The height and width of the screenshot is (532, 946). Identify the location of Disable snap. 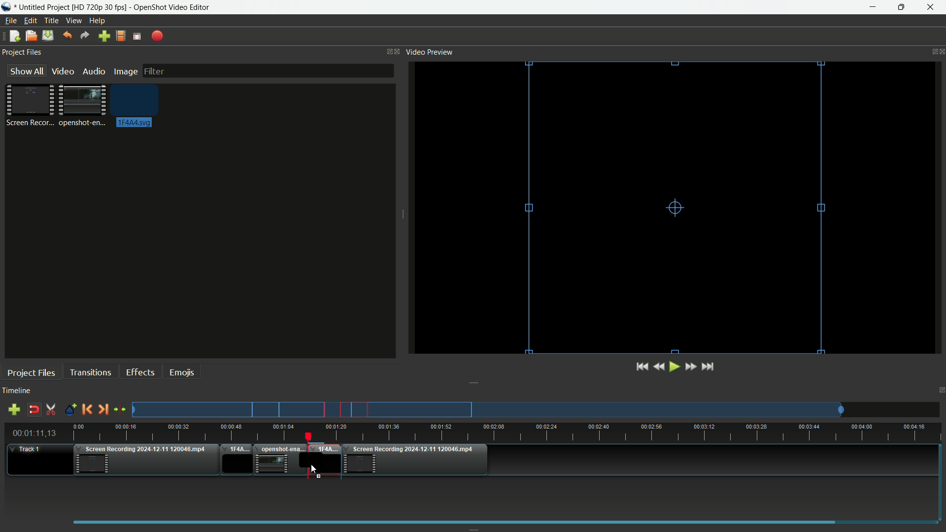
(35, 410).